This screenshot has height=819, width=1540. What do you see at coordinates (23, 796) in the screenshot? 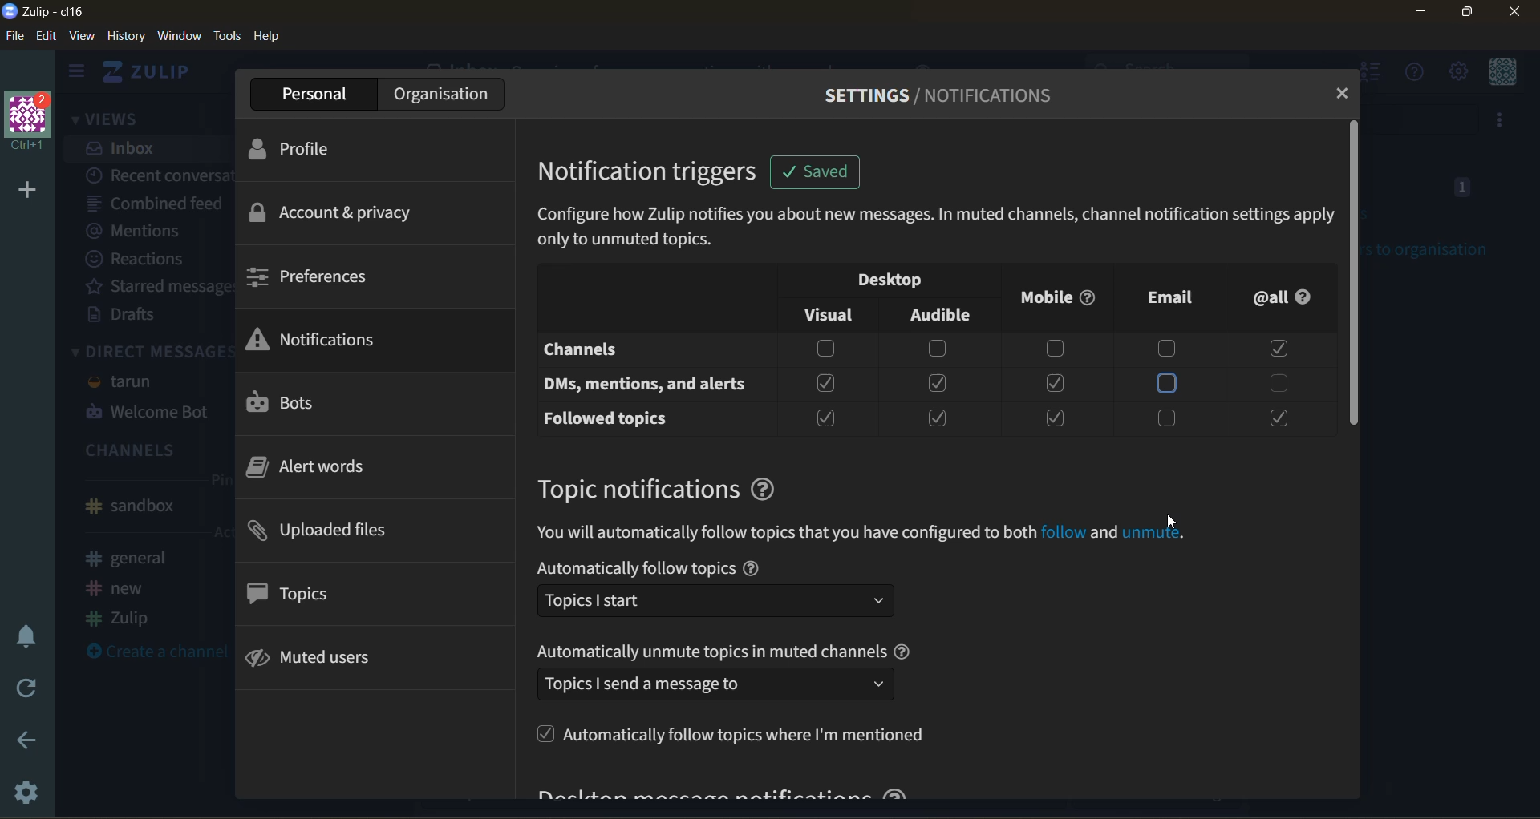
I see `settings` at bounding box center [23, 796].